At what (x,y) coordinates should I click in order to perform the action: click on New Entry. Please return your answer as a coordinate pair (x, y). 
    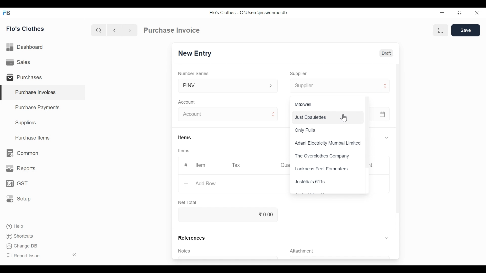
    Looking at the image, I should click on (195, 53).